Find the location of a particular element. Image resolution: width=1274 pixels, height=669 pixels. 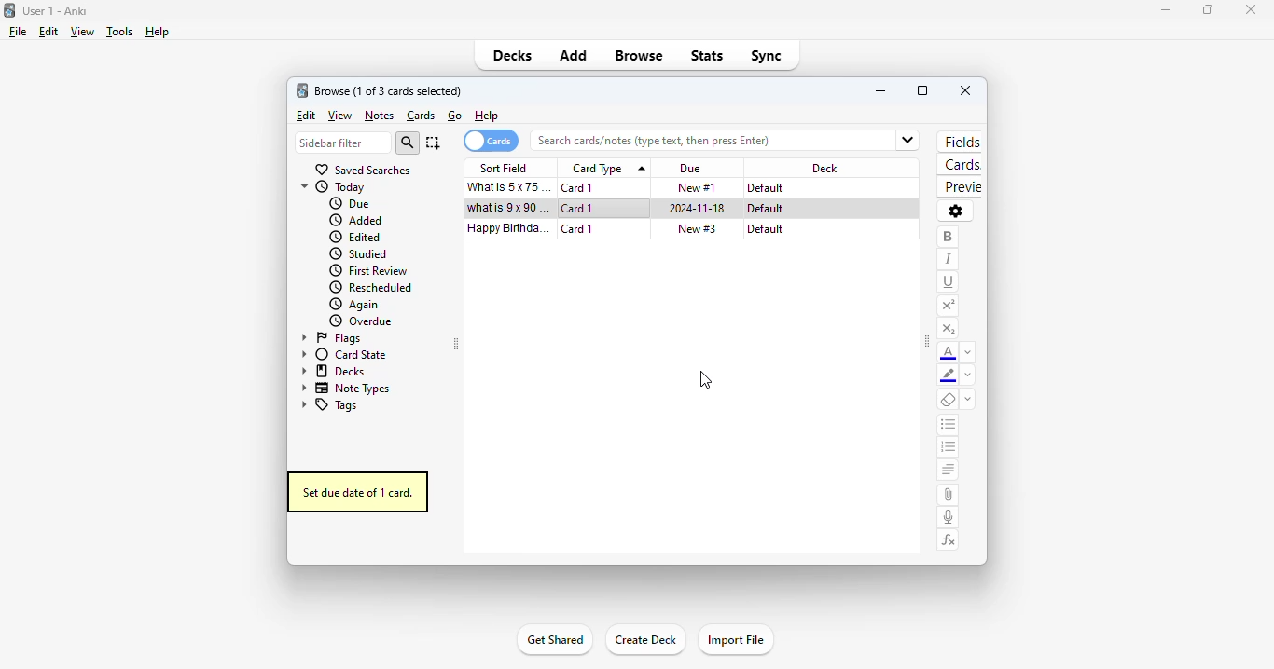

again is located at coordinates (353, 305).